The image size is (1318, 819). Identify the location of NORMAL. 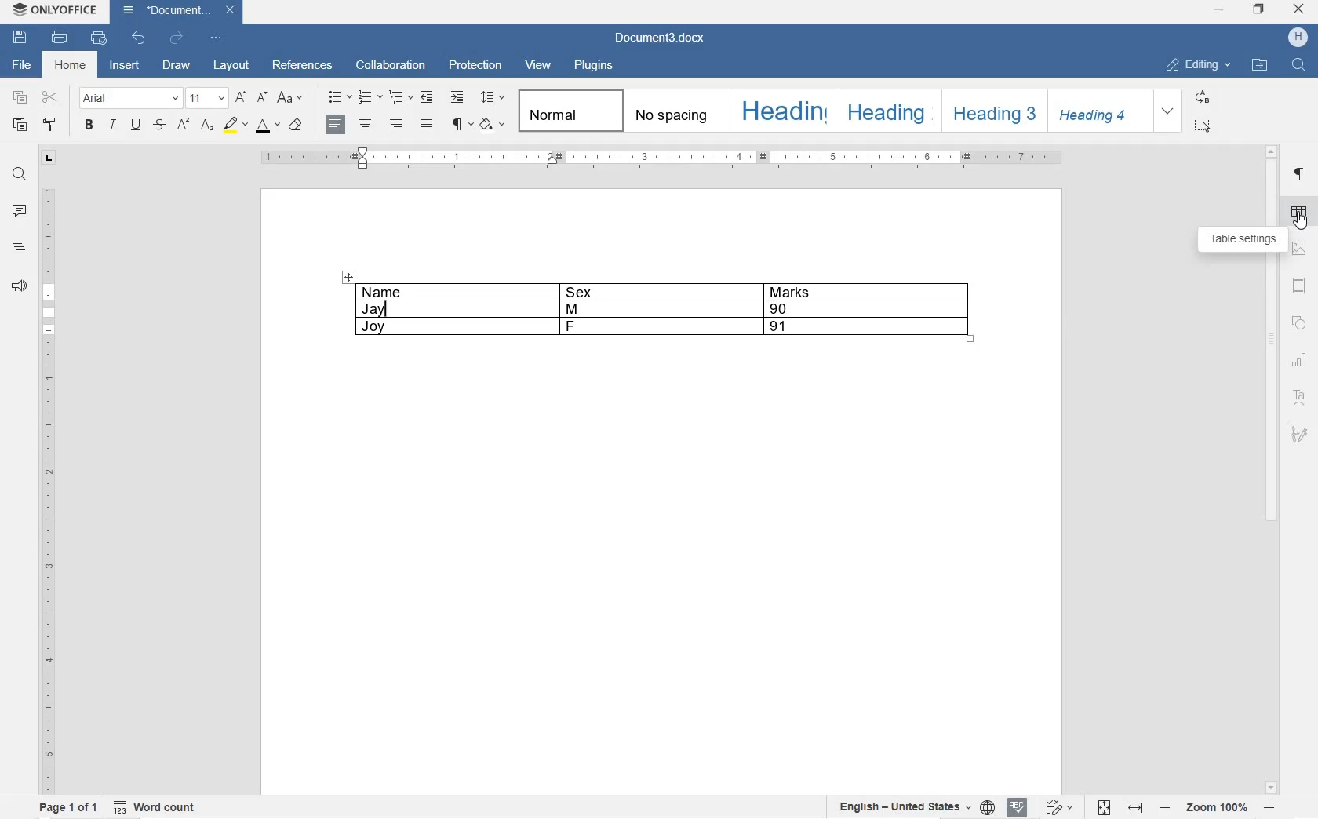
(564, 111).